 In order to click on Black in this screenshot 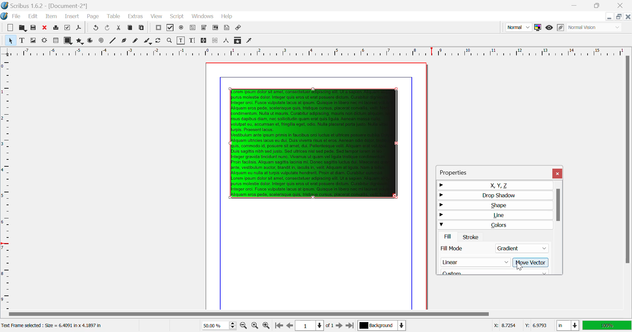, I will do `click(495, 271)`.